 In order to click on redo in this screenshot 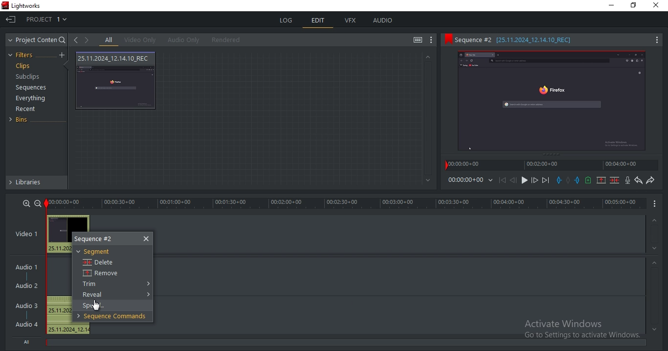, I will do `click(650, 181)`.